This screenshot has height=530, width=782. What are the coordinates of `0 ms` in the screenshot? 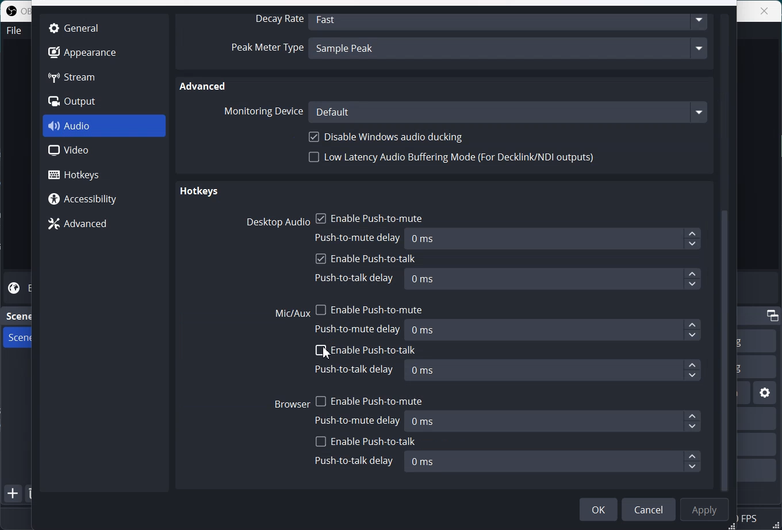 It's located at (555, 329).